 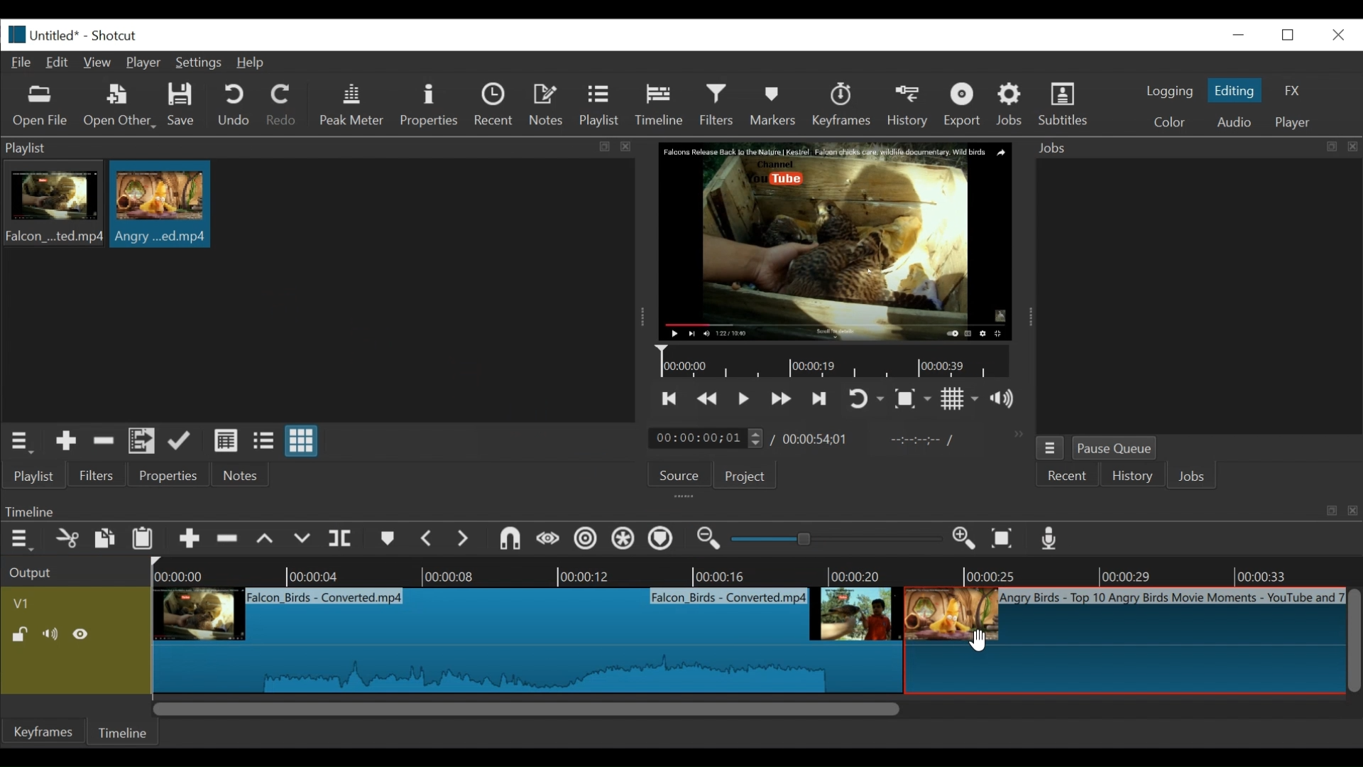 I want to click on Help, so click(x=251, y=63).